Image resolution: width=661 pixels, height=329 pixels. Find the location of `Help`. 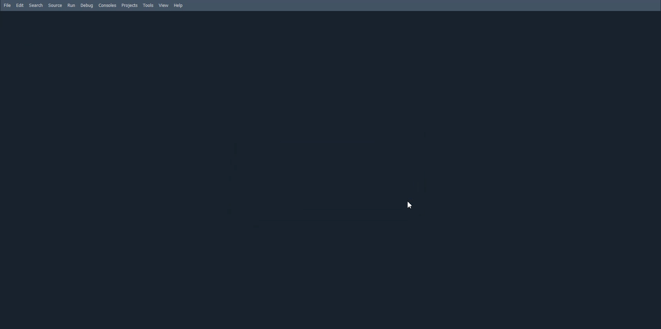

Help is located at coordinates (178, 5).